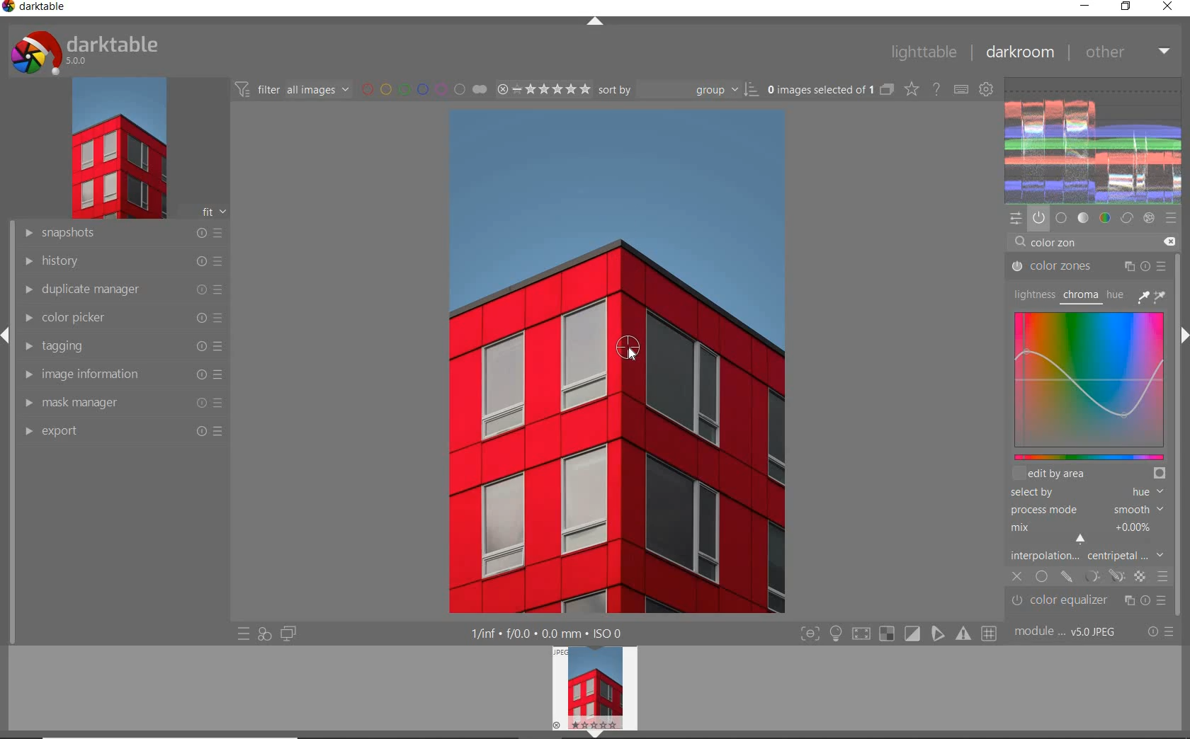 The height and width of the screenshot is (739, 1190). I want to click on color picker, so click(121, 320).